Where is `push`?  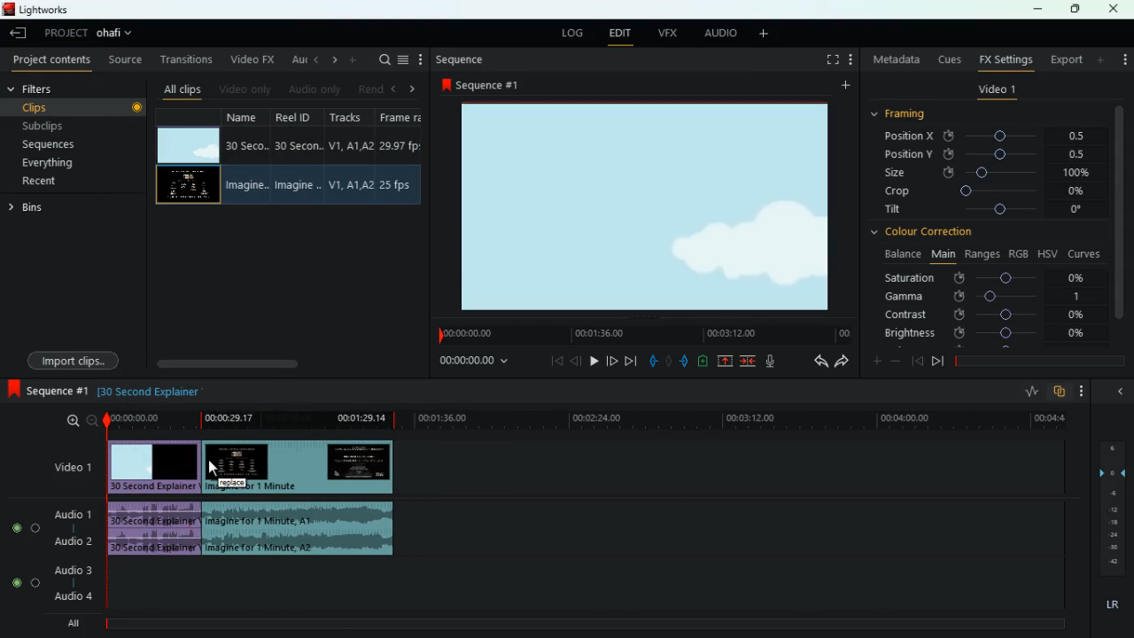 push is located at coordinates (686, 362).